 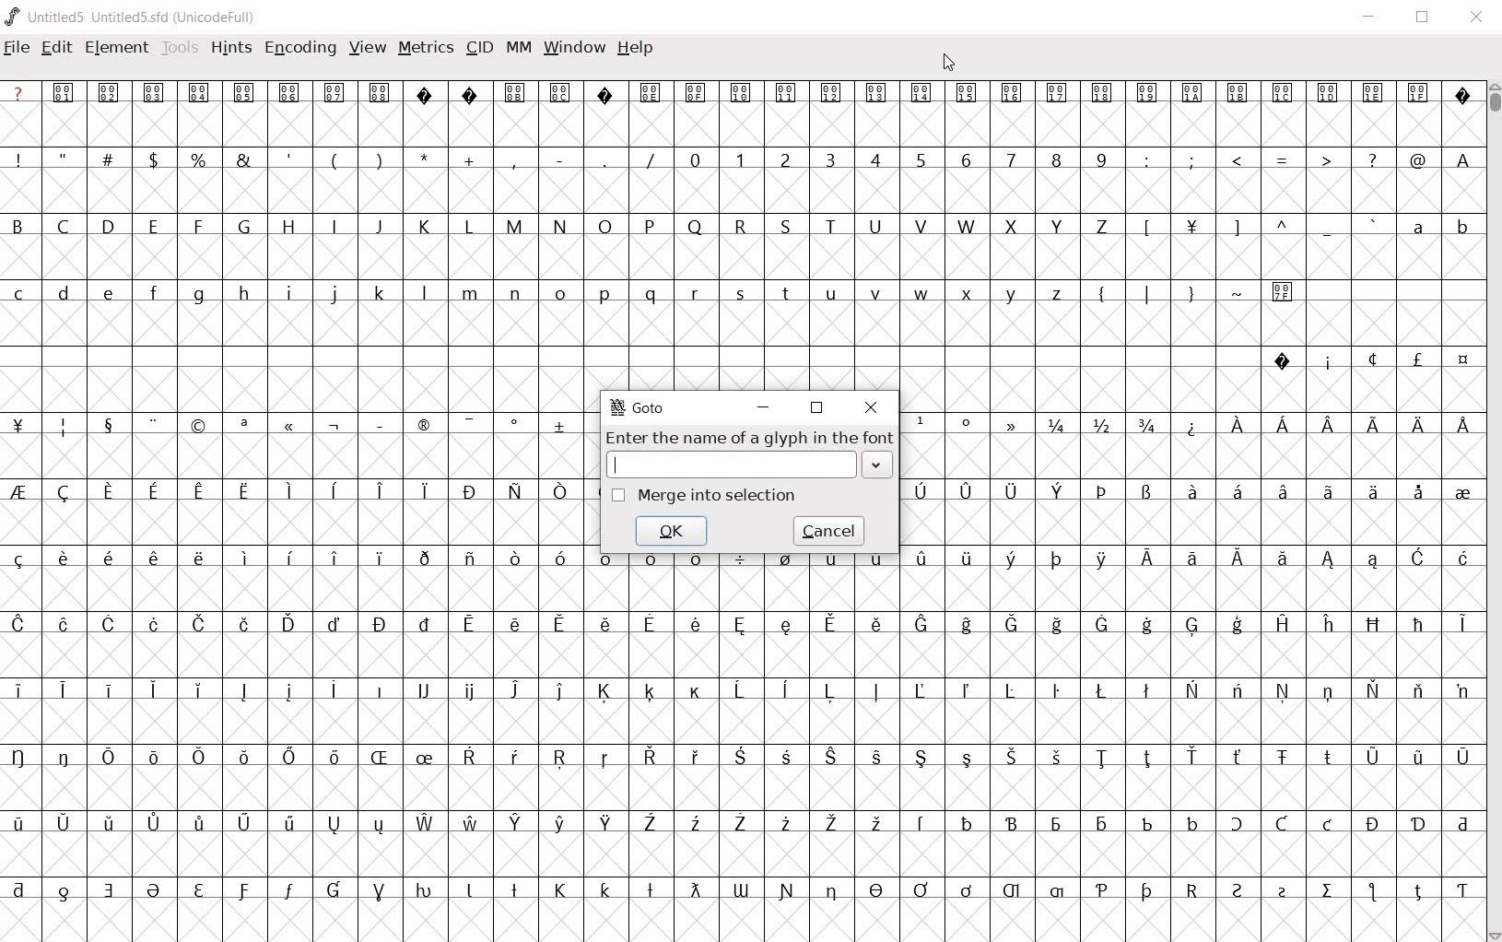 What do you see at coordinates (740, 688) in the screenshot?
I see `Symbol` at bounding box center [740, 688].